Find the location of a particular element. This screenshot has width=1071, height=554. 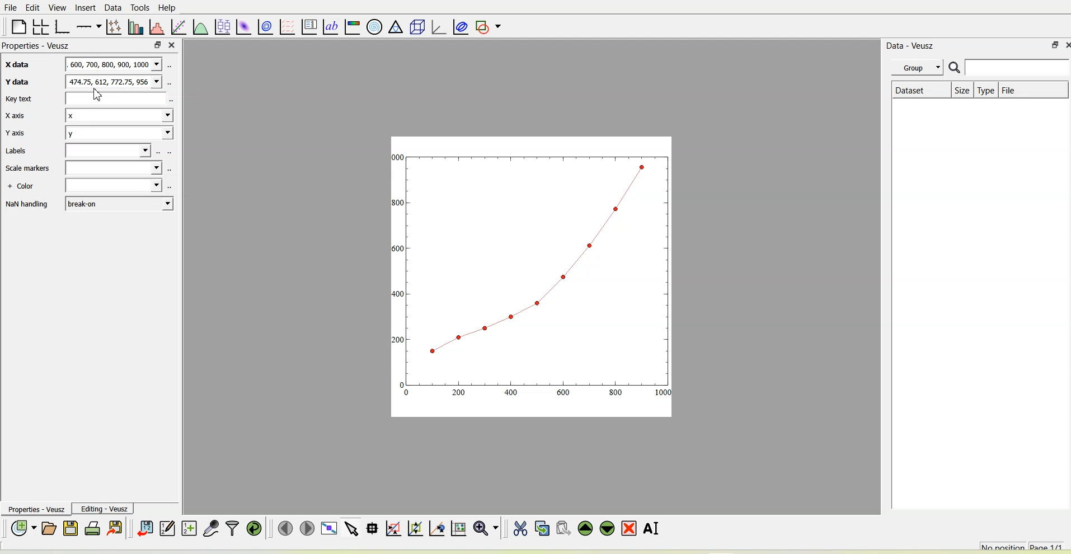

Plot a 2d dataset as an image is located at coordinates (243, 26).